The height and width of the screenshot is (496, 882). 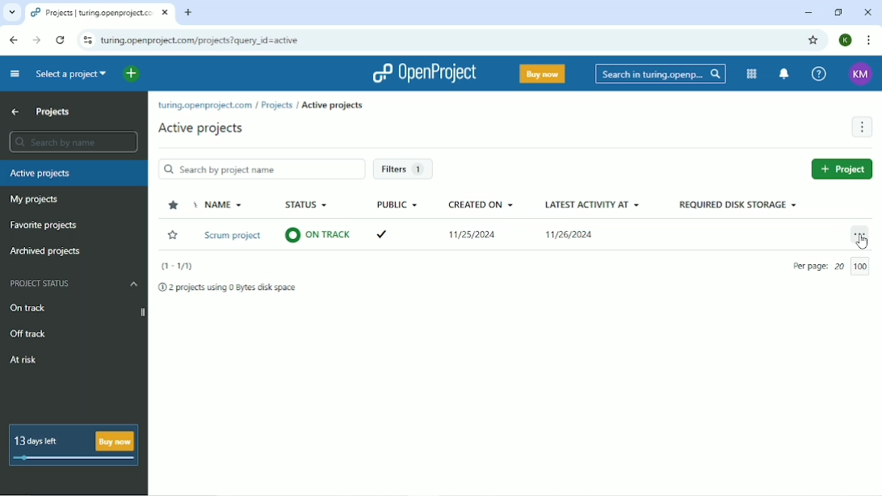 What do you see at coordinates (866, 40) in the screenshot?
I see `Customize and control google chrome` at bounding box center [866, 40].